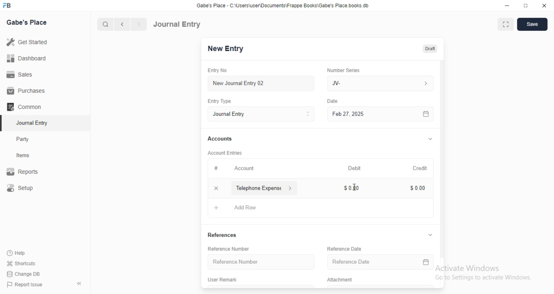 The width and height of the screenshot is (554, 294). What do you see at coordinates (285, 5) in the screenshot?
I see `‘Gabe's Place - C Wsers\userDocuments\Frappe Books\Gabe's Place books db` at bounding box center [285, 5].